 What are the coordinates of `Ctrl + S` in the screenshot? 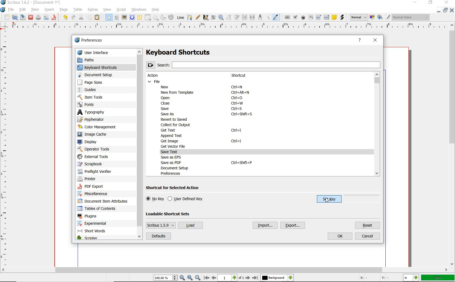 It's located at (237, 109).